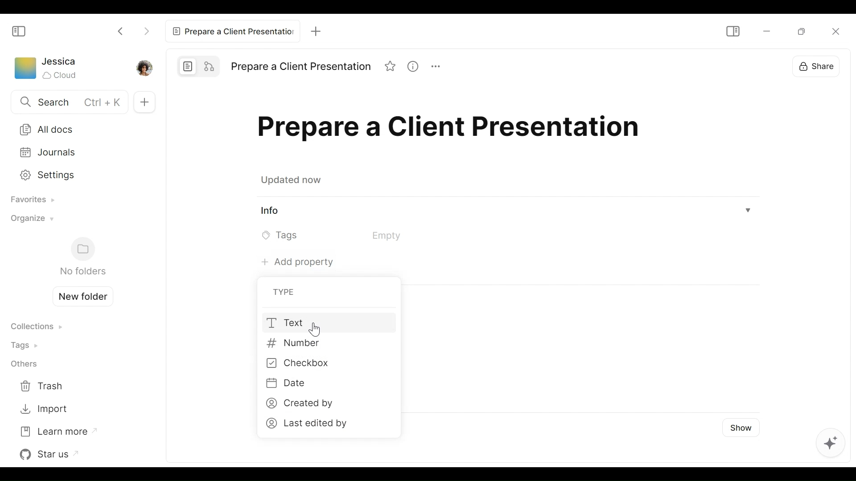 The width and height of the screenshot is (856, 481). What do you see at coordinates (143, 102) in the screenshot?
I see `Add new` at bounding box center [143, 102].